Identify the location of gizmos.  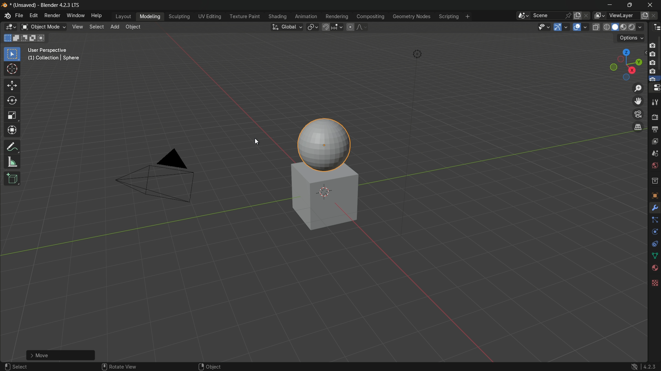
(568, 26).